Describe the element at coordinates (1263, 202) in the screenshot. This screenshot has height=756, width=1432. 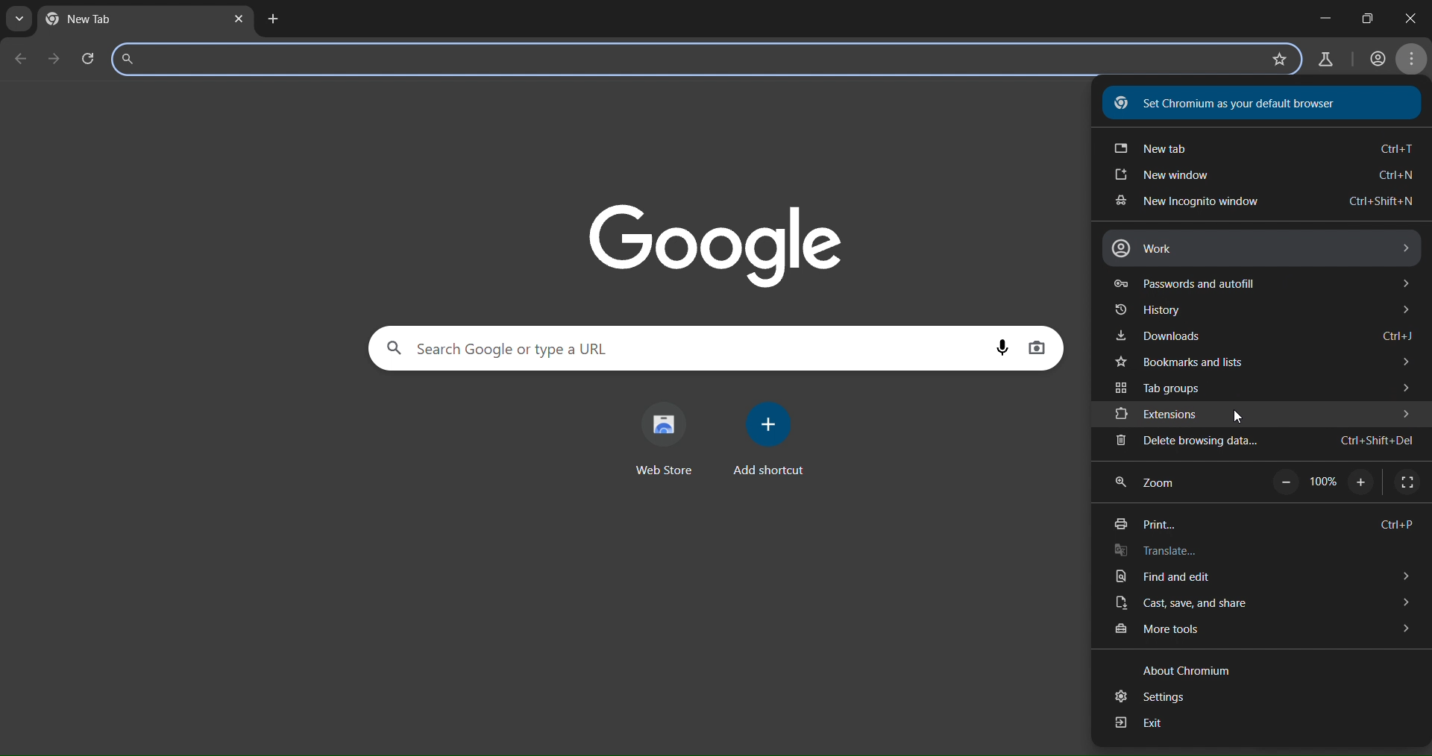
I see `new incognito window` at that location.